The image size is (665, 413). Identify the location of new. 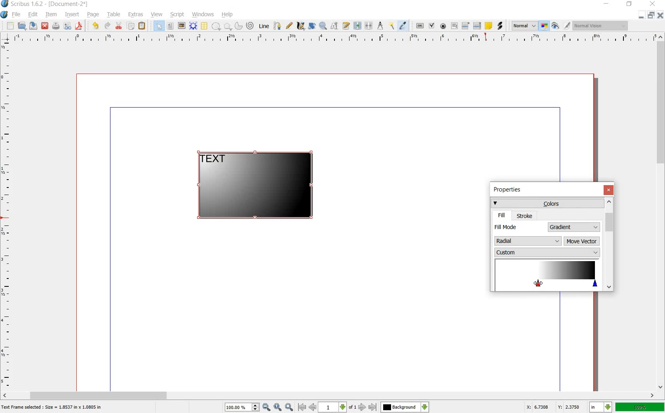
(10, 26).